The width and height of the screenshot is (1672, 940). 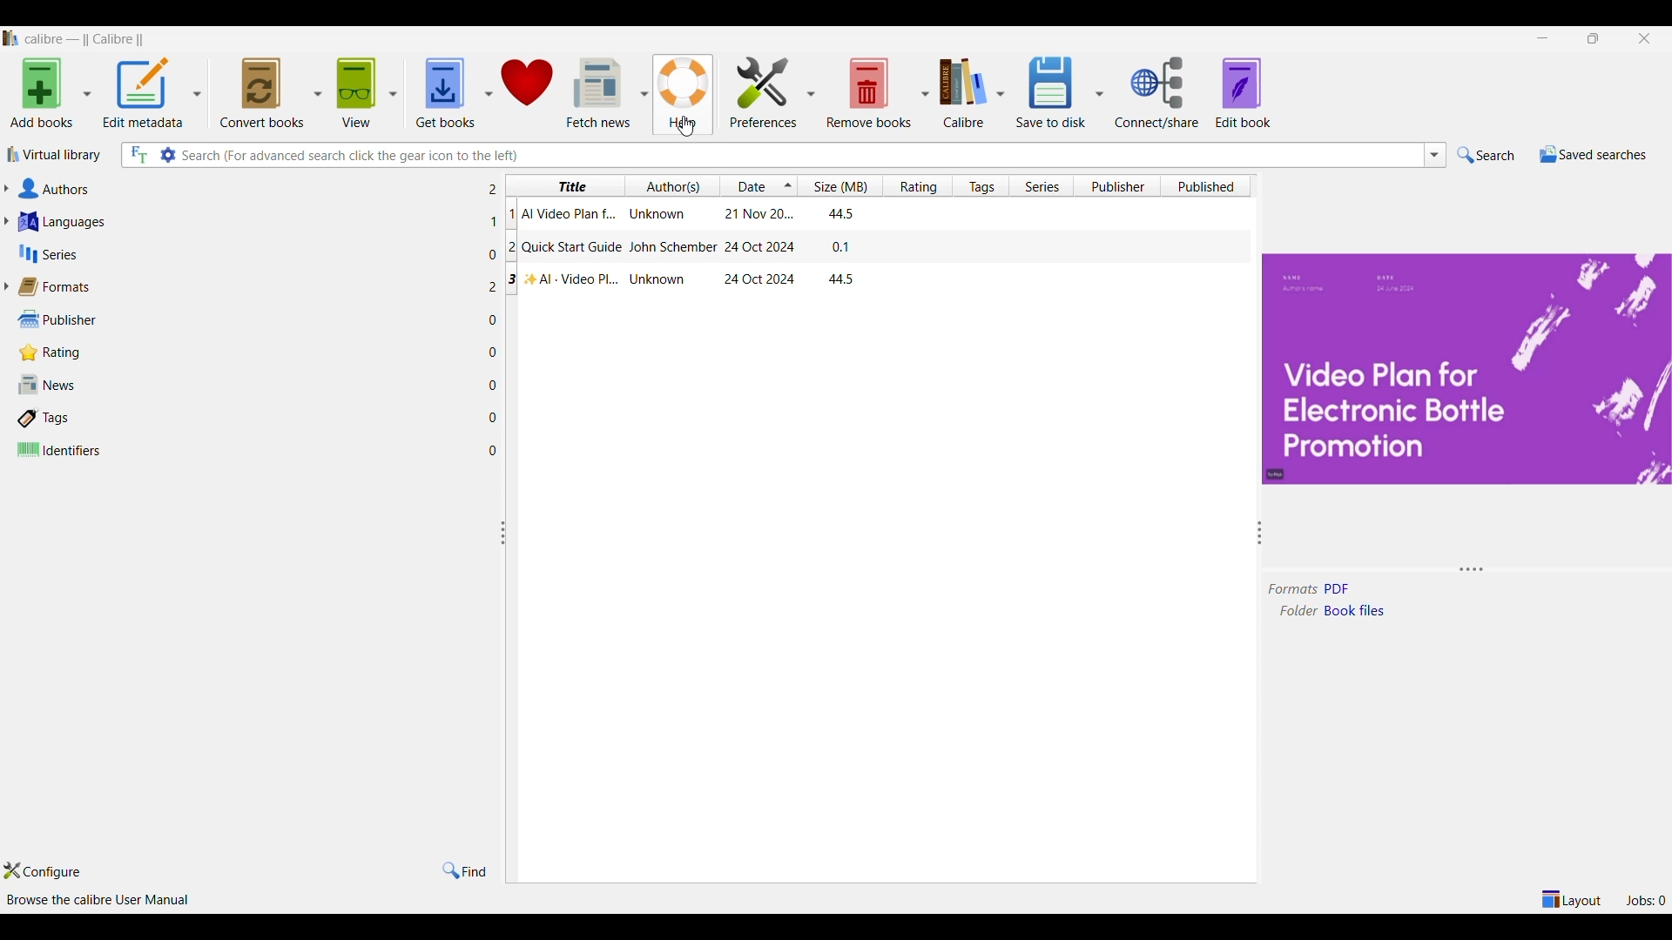 What do you see at coordinates (1157, 91) in the screenshot?
I see `Connect/share` at bounding box center [1157, 91].